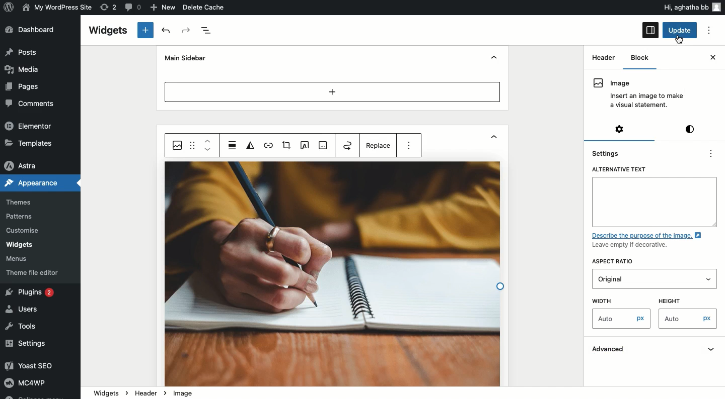 The image size is (725, 399). I want to click on Image, so click(184, 393).